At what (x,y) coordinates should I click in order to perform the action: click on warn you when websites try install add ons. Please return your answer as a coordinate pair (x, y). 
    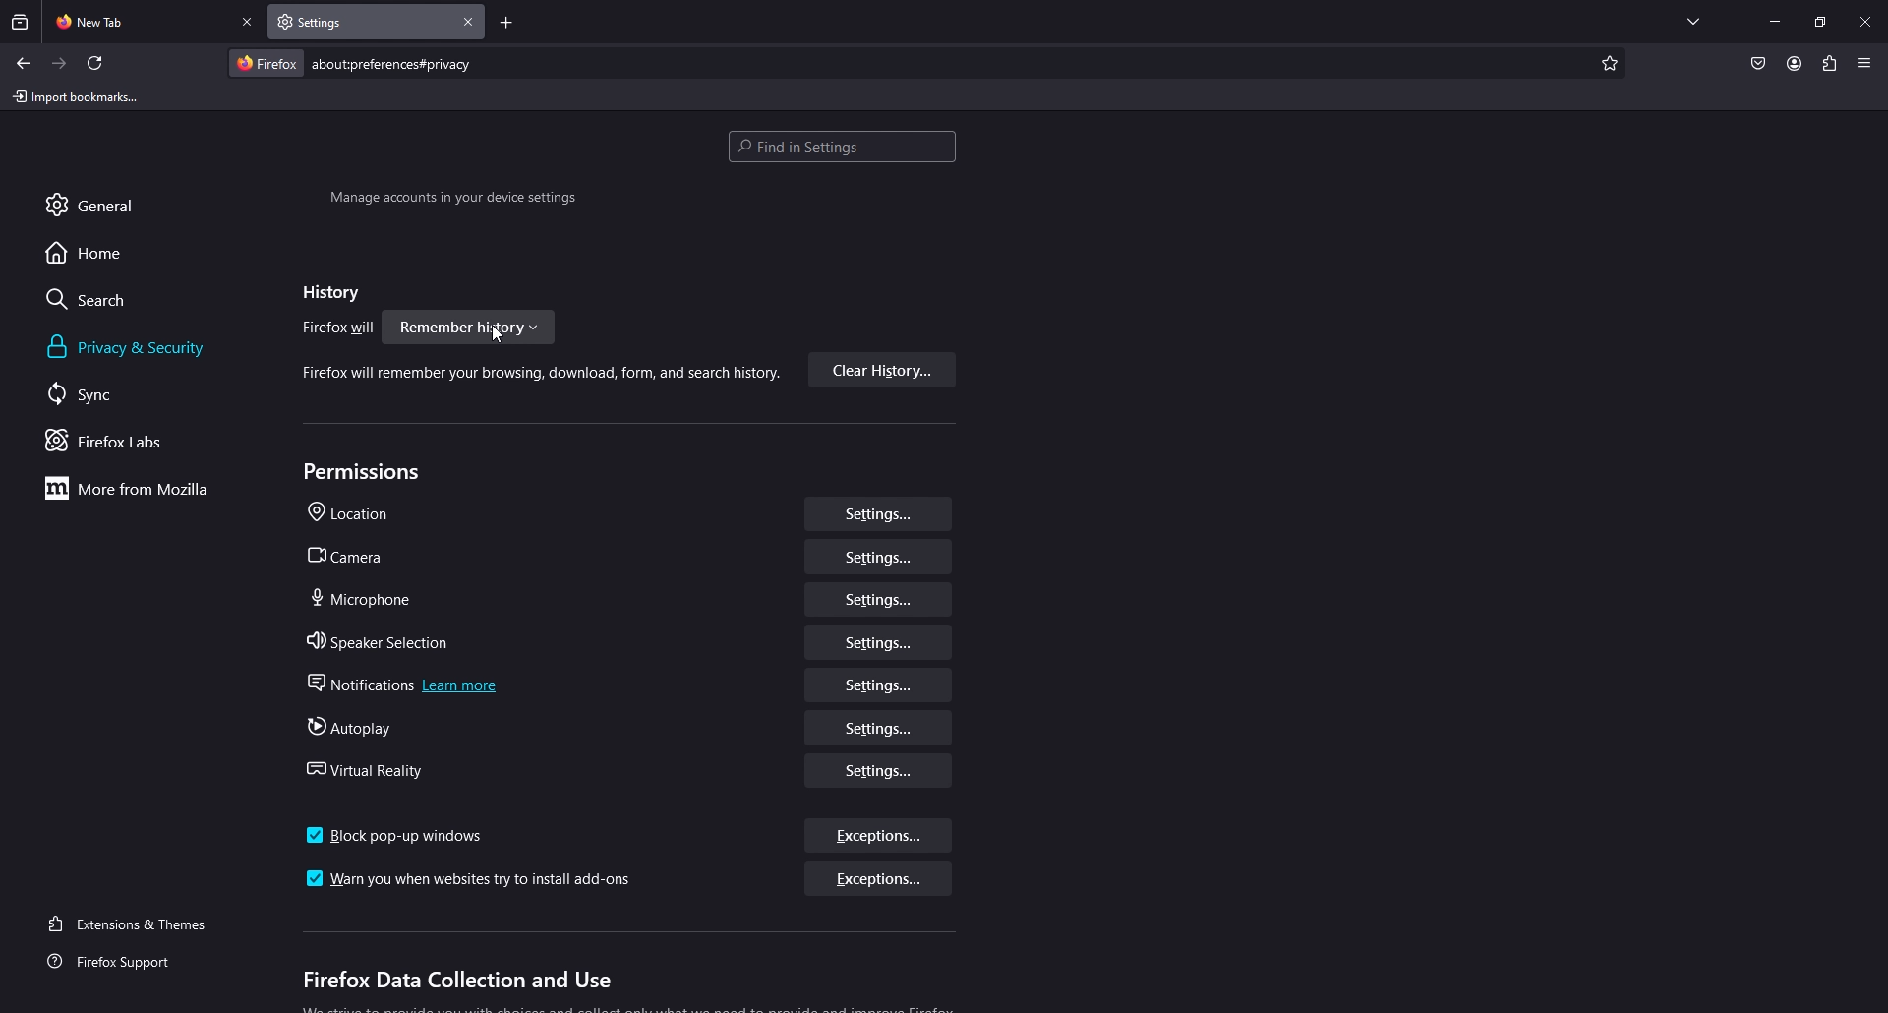
    Looking at the image, I should click on (474, 880).